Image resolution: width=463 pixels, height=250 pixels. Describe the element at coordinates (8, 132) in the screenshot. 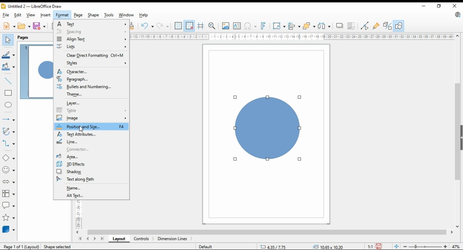

I see `curves and polygons` at that location.